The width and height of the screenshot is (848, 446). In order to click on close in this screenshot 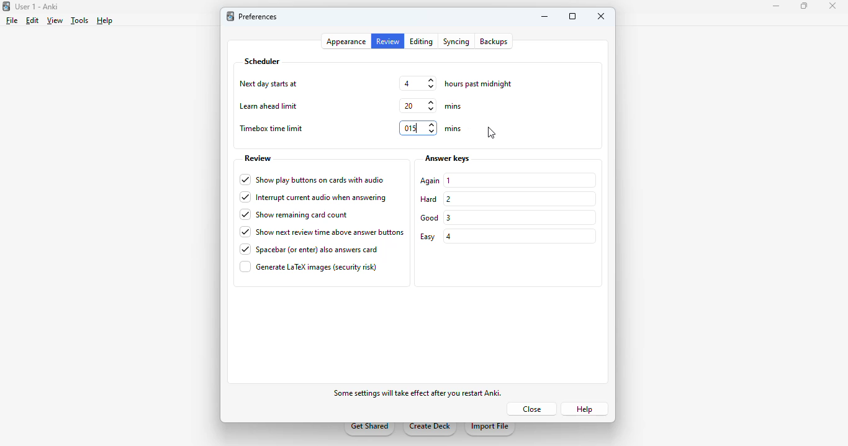, I will do `click(832, 7)`.